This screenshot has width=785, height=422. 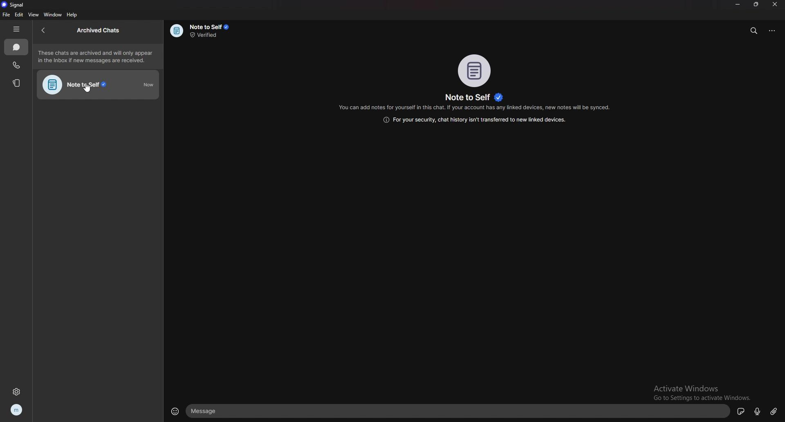 What do you see at coordinates (773, 31) in the screenshot?
I see `options` at bounding box center [773, 31].